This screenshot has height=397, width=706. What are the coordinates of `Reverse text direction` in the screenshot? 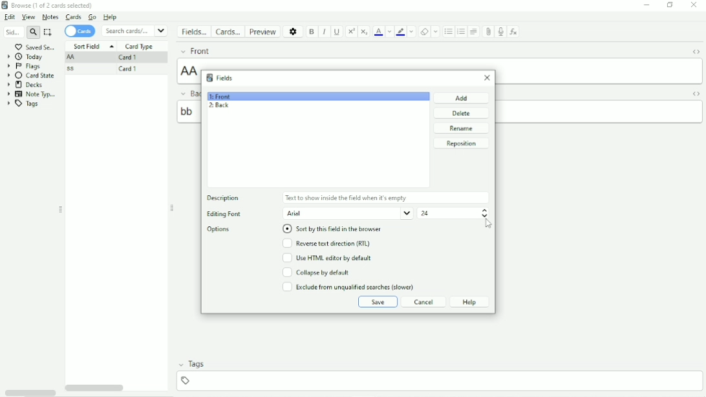 It's located at (329, 244).